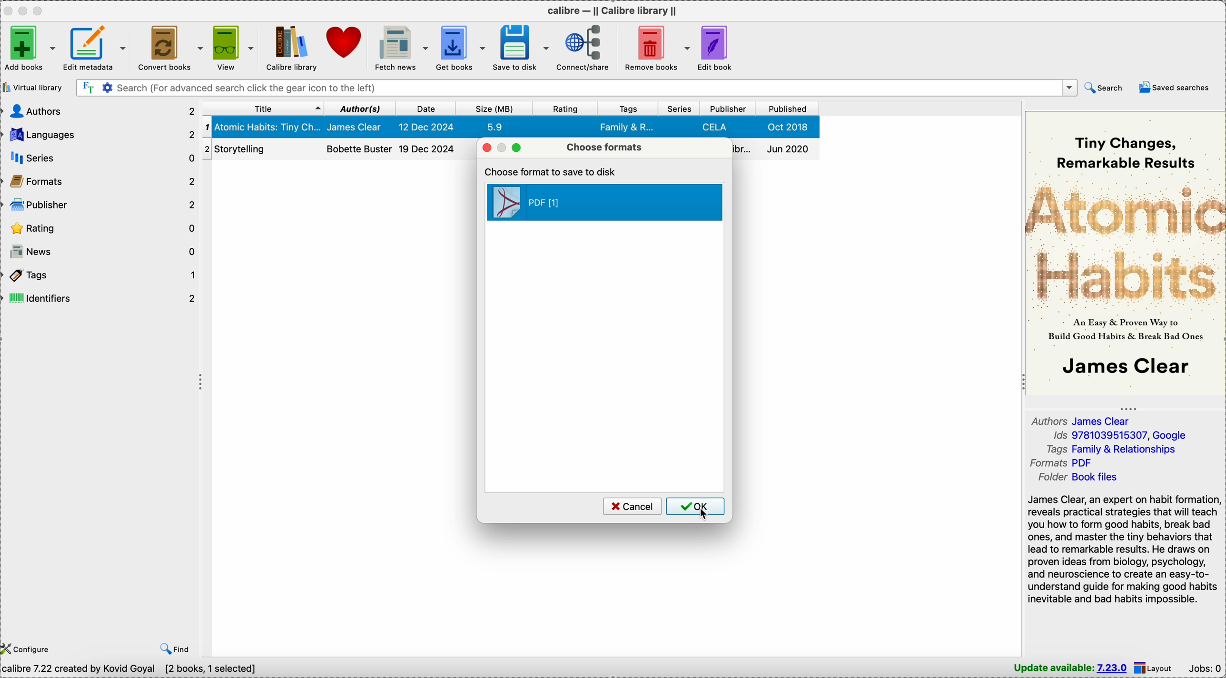 This screenshot has height=678, width=1226. What do you see at coordinates (177, 649) in the screenshot?
I see `find` at bounding box center [177, 649].